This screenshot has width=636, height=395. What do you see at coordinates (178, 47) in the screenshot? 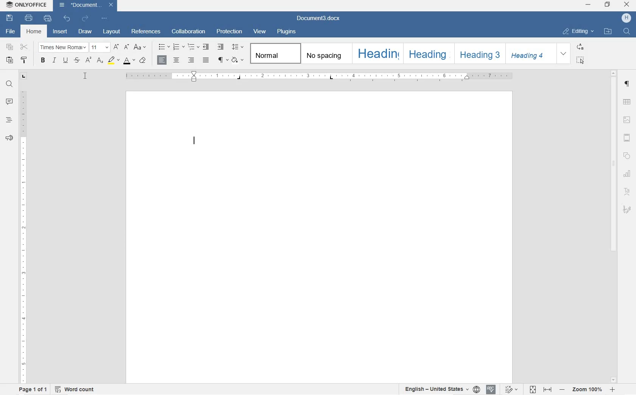
I see `NUMBERING` at bounding box center [178, 47].